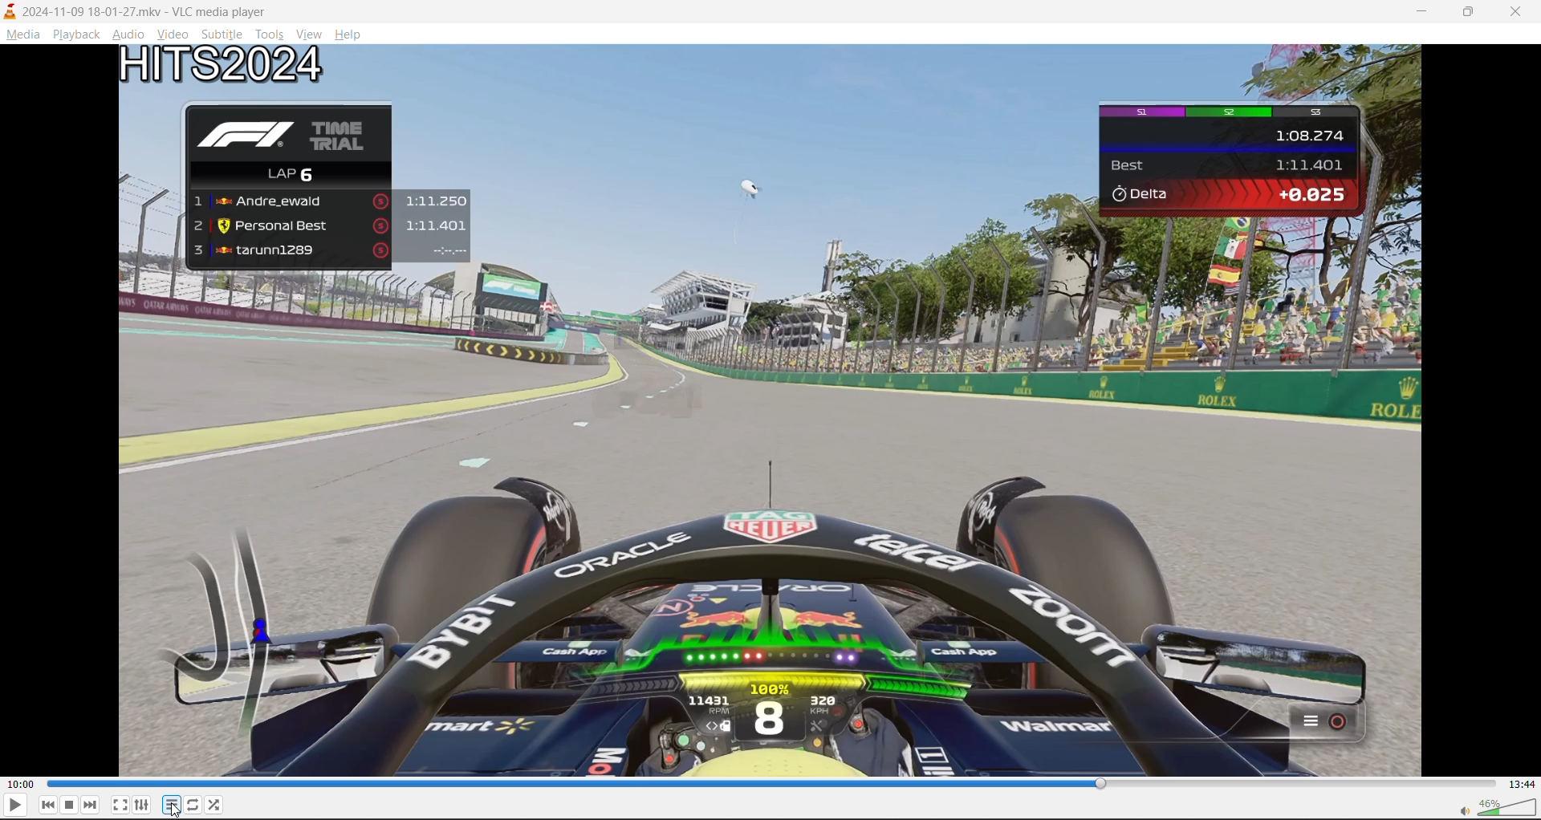 The image size is (1541, 820). I want to click on Cursor, so click(177, 811).